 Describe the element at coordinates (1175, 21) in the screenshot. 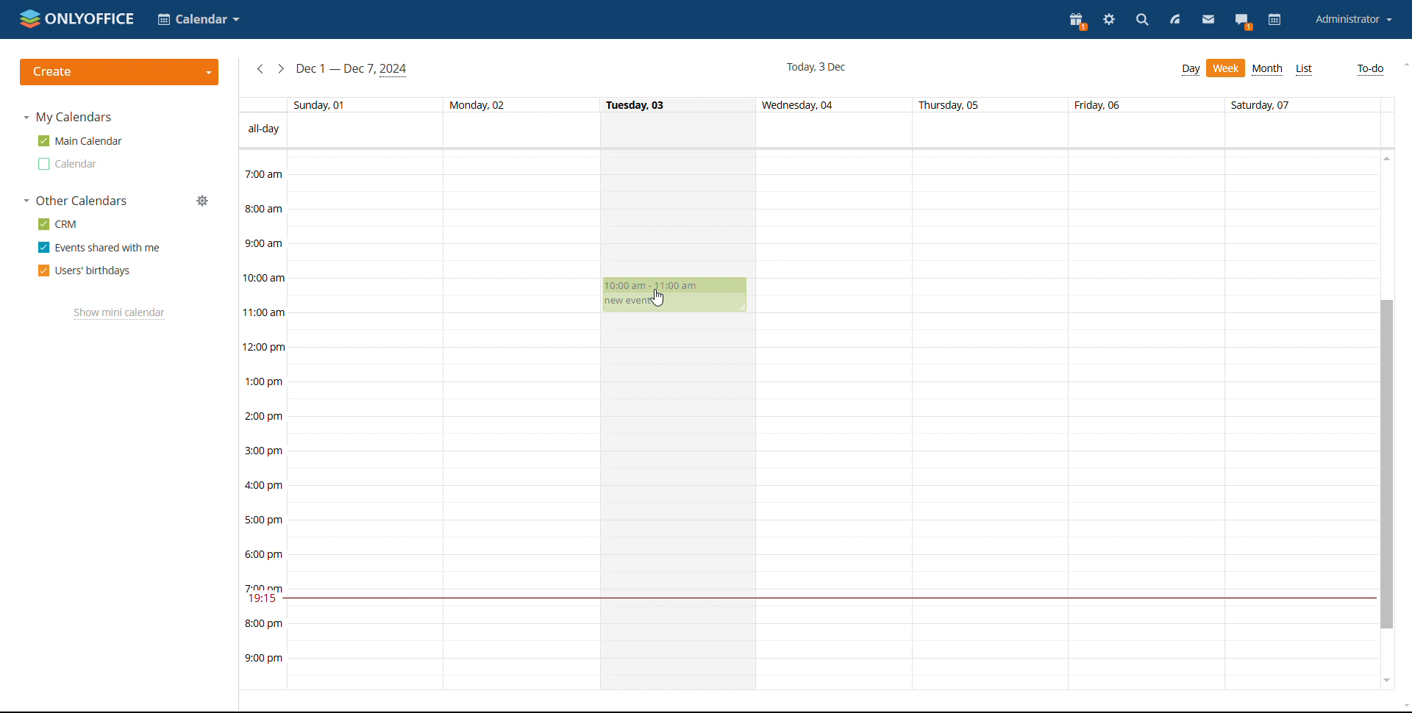

I see `feed` at that location.